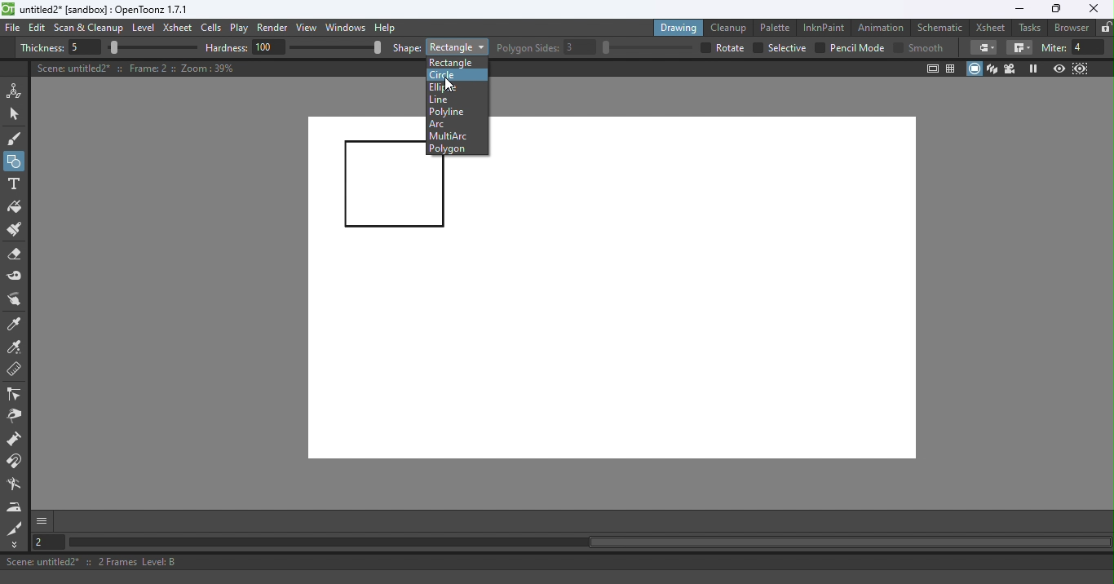 This screenshot has width=1114, height=584. What do you see at coordinates (581, 47) in the screenshot?
I see `3` at bounding box center [581, 47].